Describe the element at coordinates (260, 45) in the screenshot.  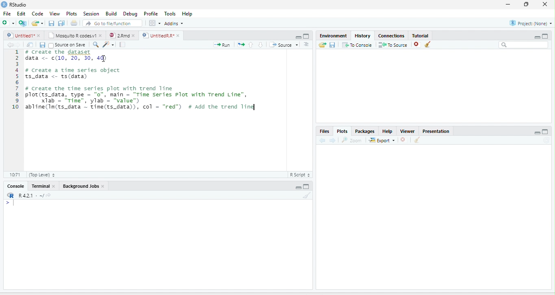
I see `Go to next section/chunk` at that location.